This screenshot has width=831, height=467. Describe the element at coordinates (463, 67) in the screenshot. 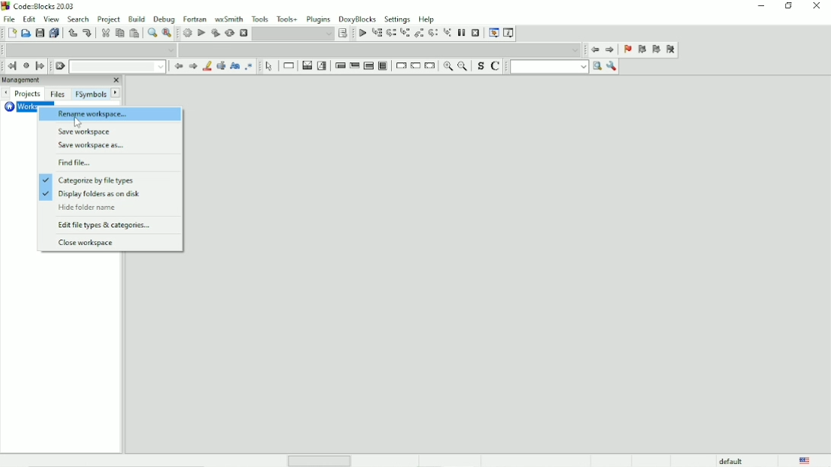

I see `Zoom out` at that location.